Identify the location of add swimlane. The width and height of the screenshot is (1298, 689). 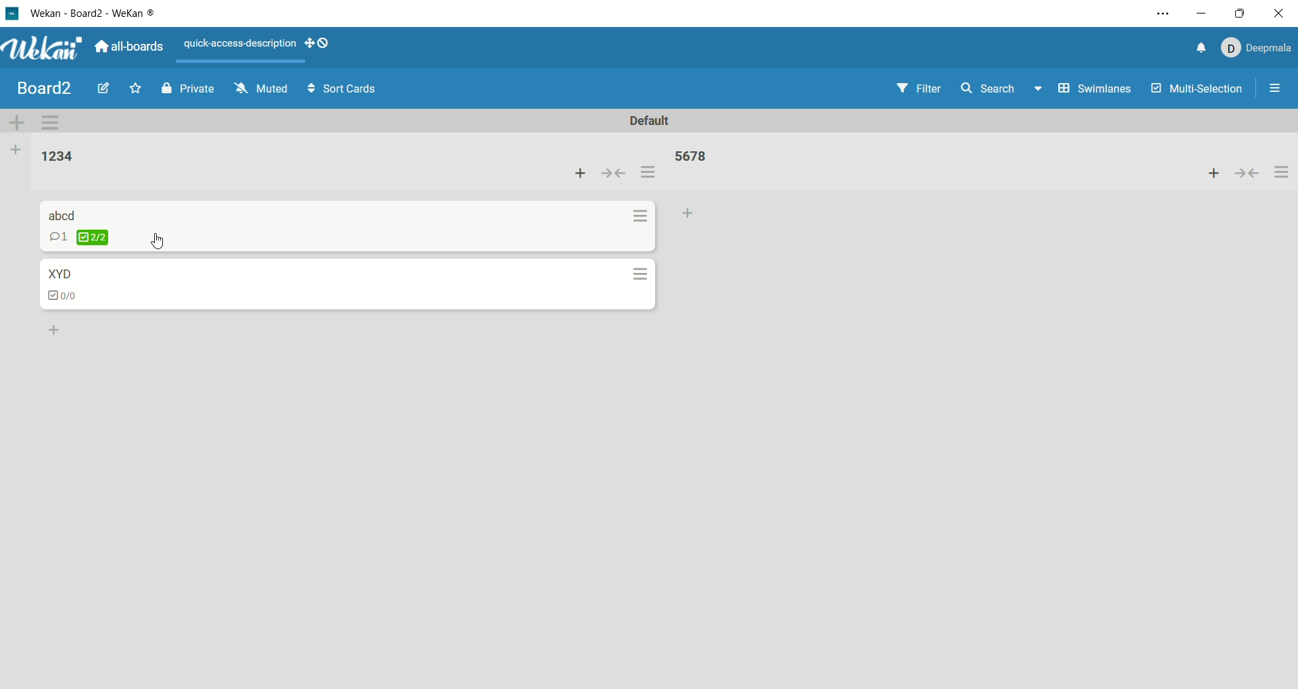
(17, 122).